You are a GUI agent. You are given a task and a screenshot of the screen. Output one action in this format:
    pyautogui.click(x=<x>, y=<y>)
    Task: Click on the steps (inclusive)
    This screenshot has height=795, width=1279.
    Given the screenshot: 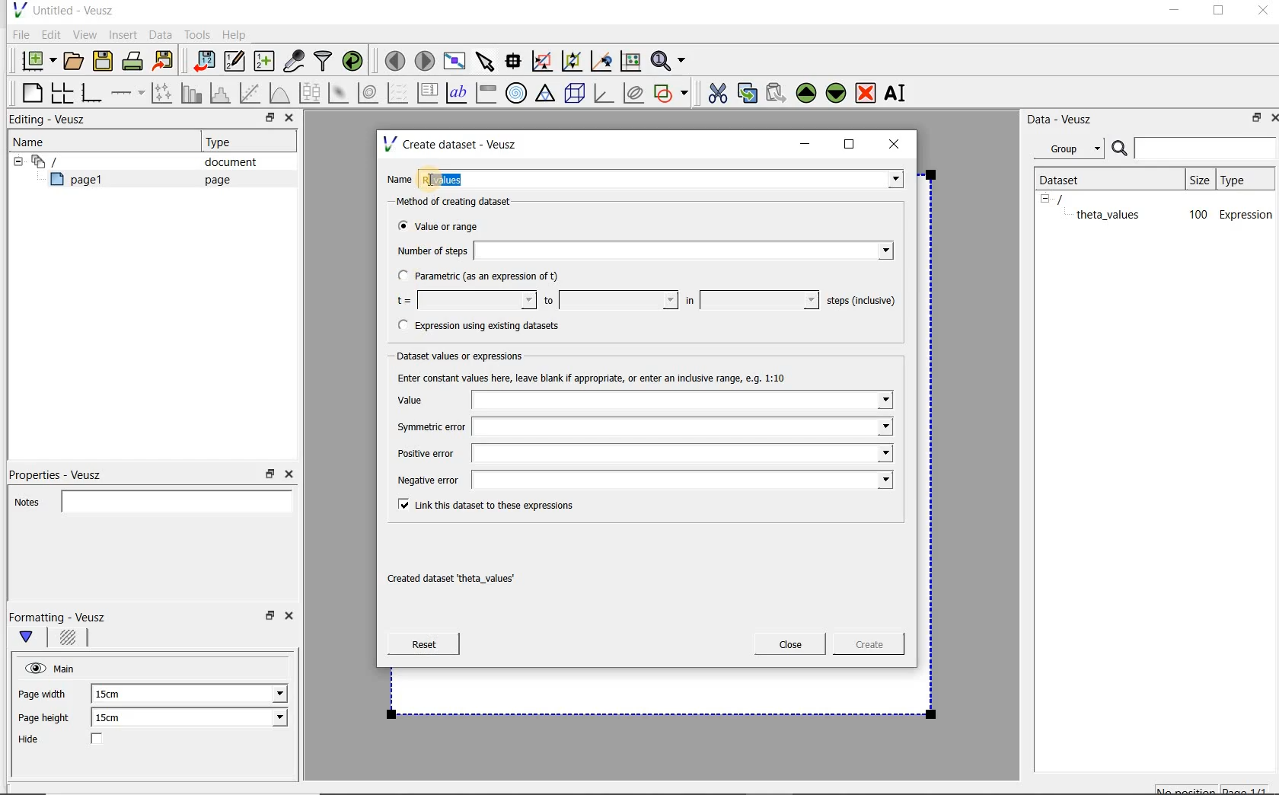 What is the action you would take?
    pyautogui.click(x=862, y=302)
    